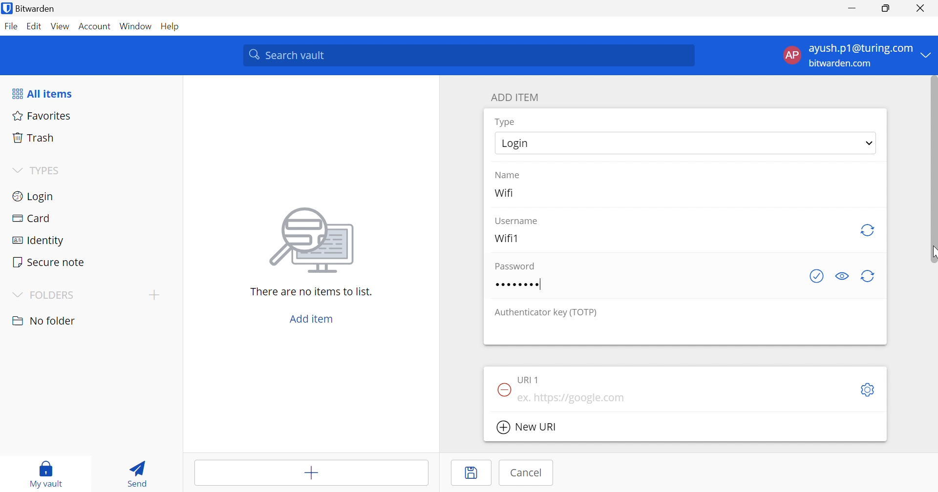 This screenshot has width=938, height=492. What do you see at coordinates (819, 276) in the screenshot?
I see `Check if password has been exposed` at bounding box center [819, 276].